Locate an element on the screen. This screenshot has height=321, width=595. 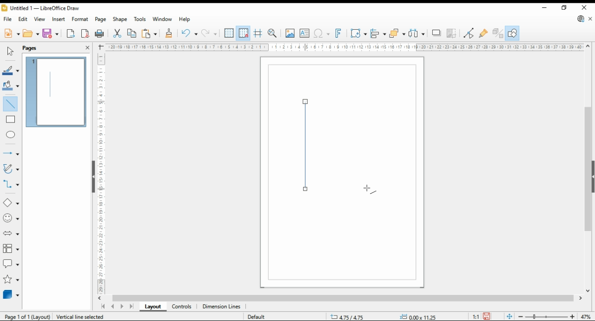
connectors is located at coordinates (11, 184).